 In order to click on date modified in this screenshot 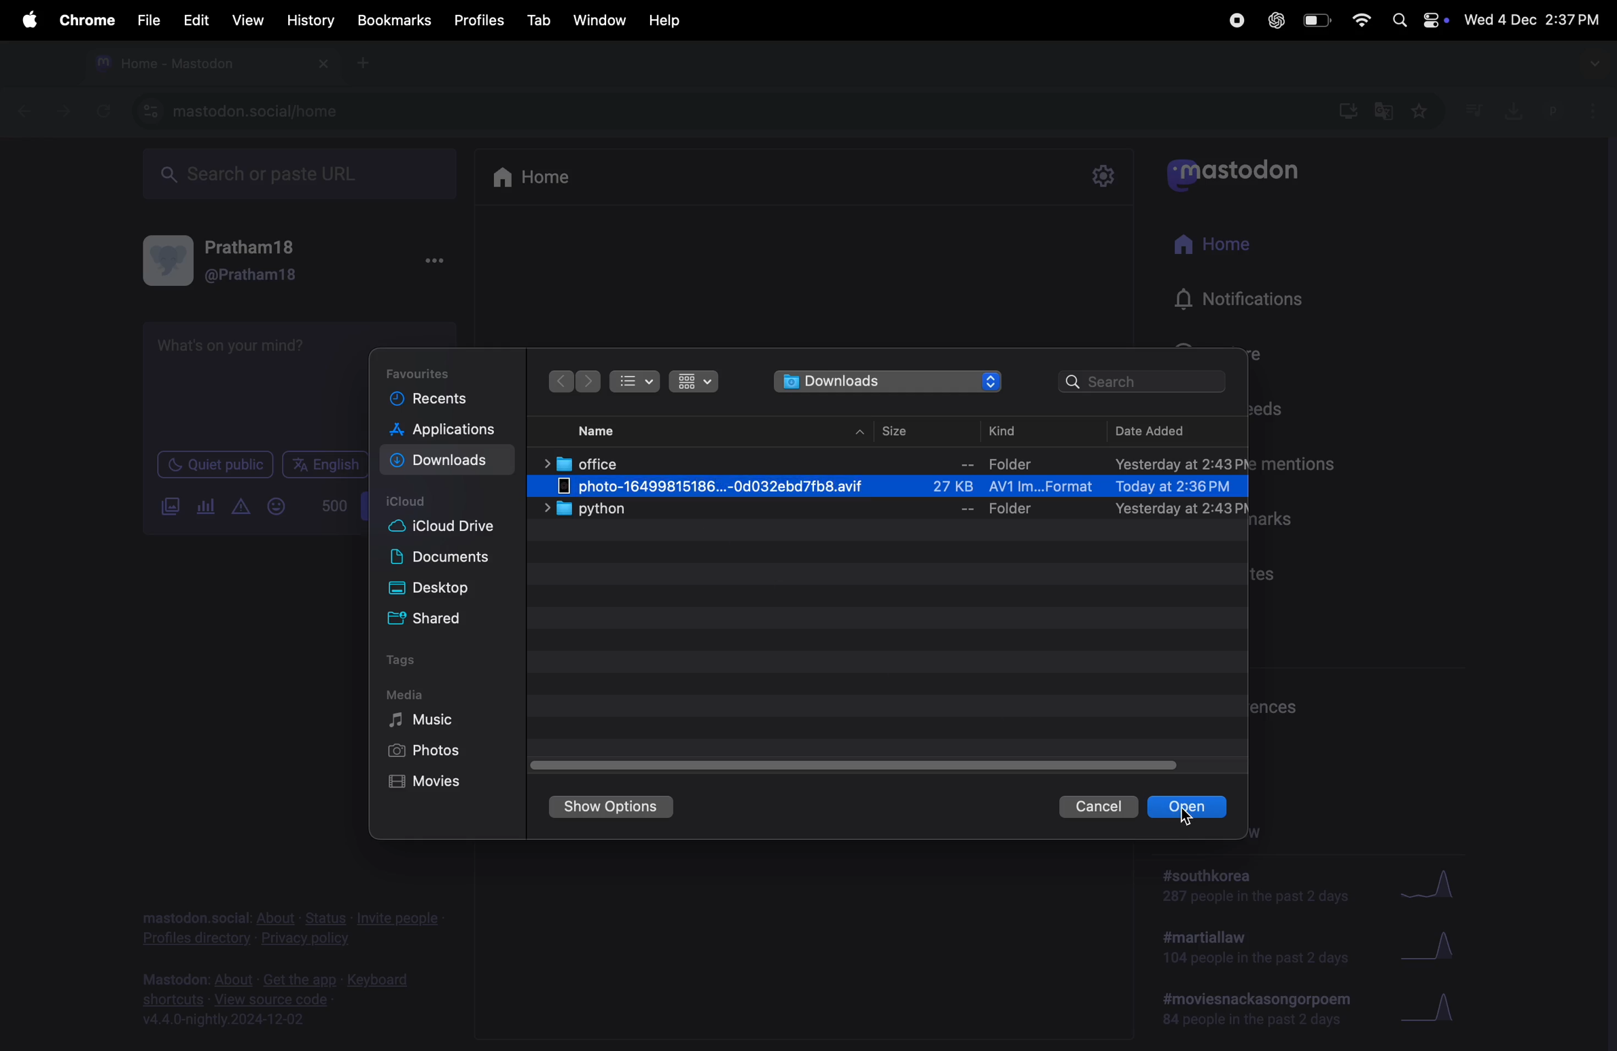, I will do `click(1169, 432)`.